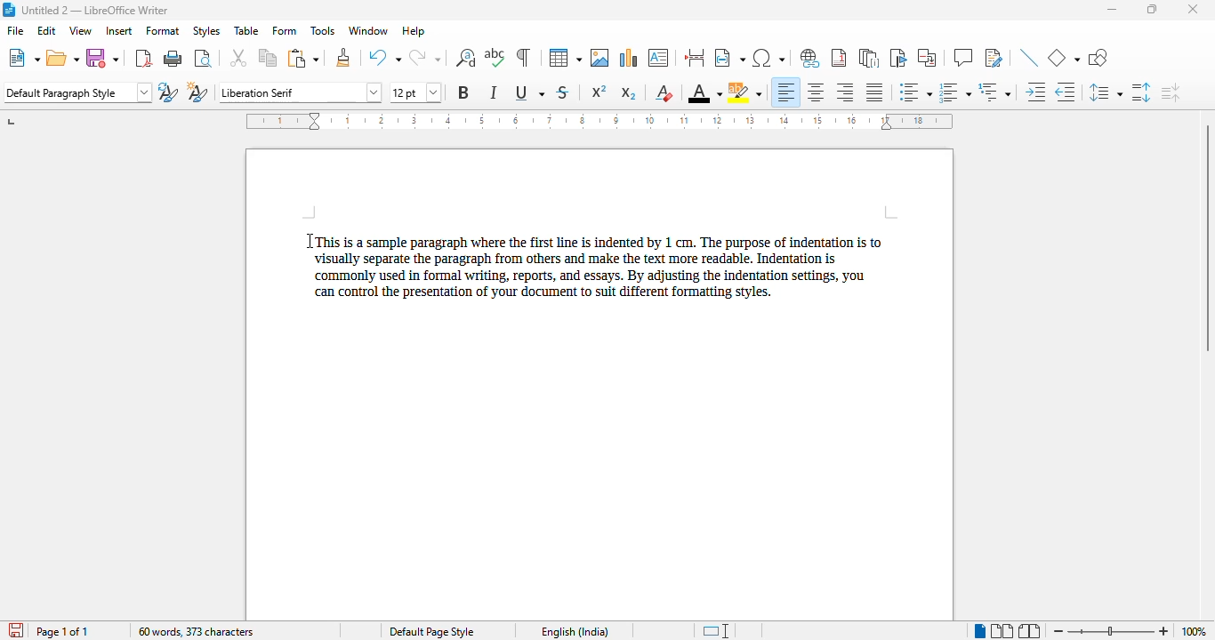 This screenshot has height=640, width=1215. I want to click on insert line, so click(1029, 57).